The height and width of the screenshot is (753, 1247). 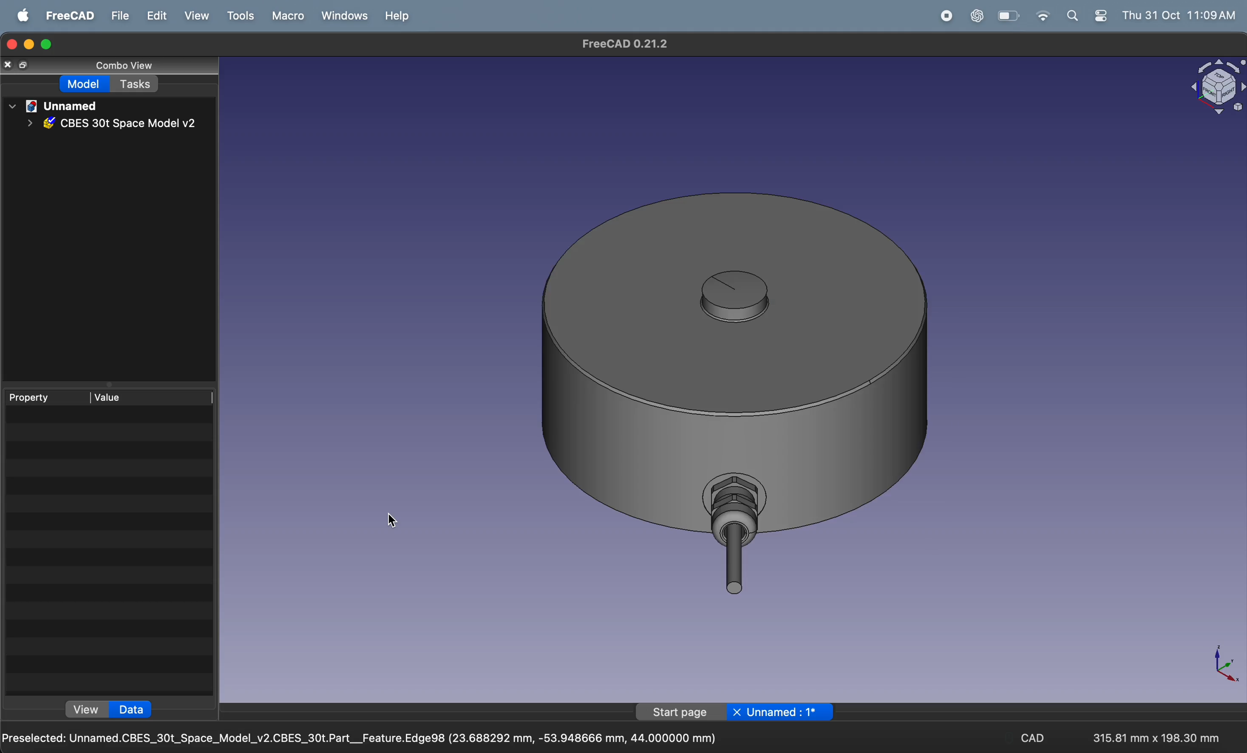 I want to click on file, so click(x=120, y=15).